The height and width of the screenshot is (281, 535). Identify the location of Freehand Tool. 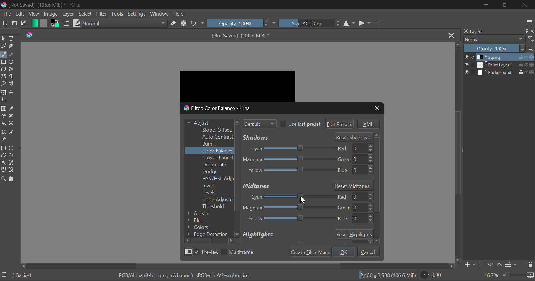
(3, 55).